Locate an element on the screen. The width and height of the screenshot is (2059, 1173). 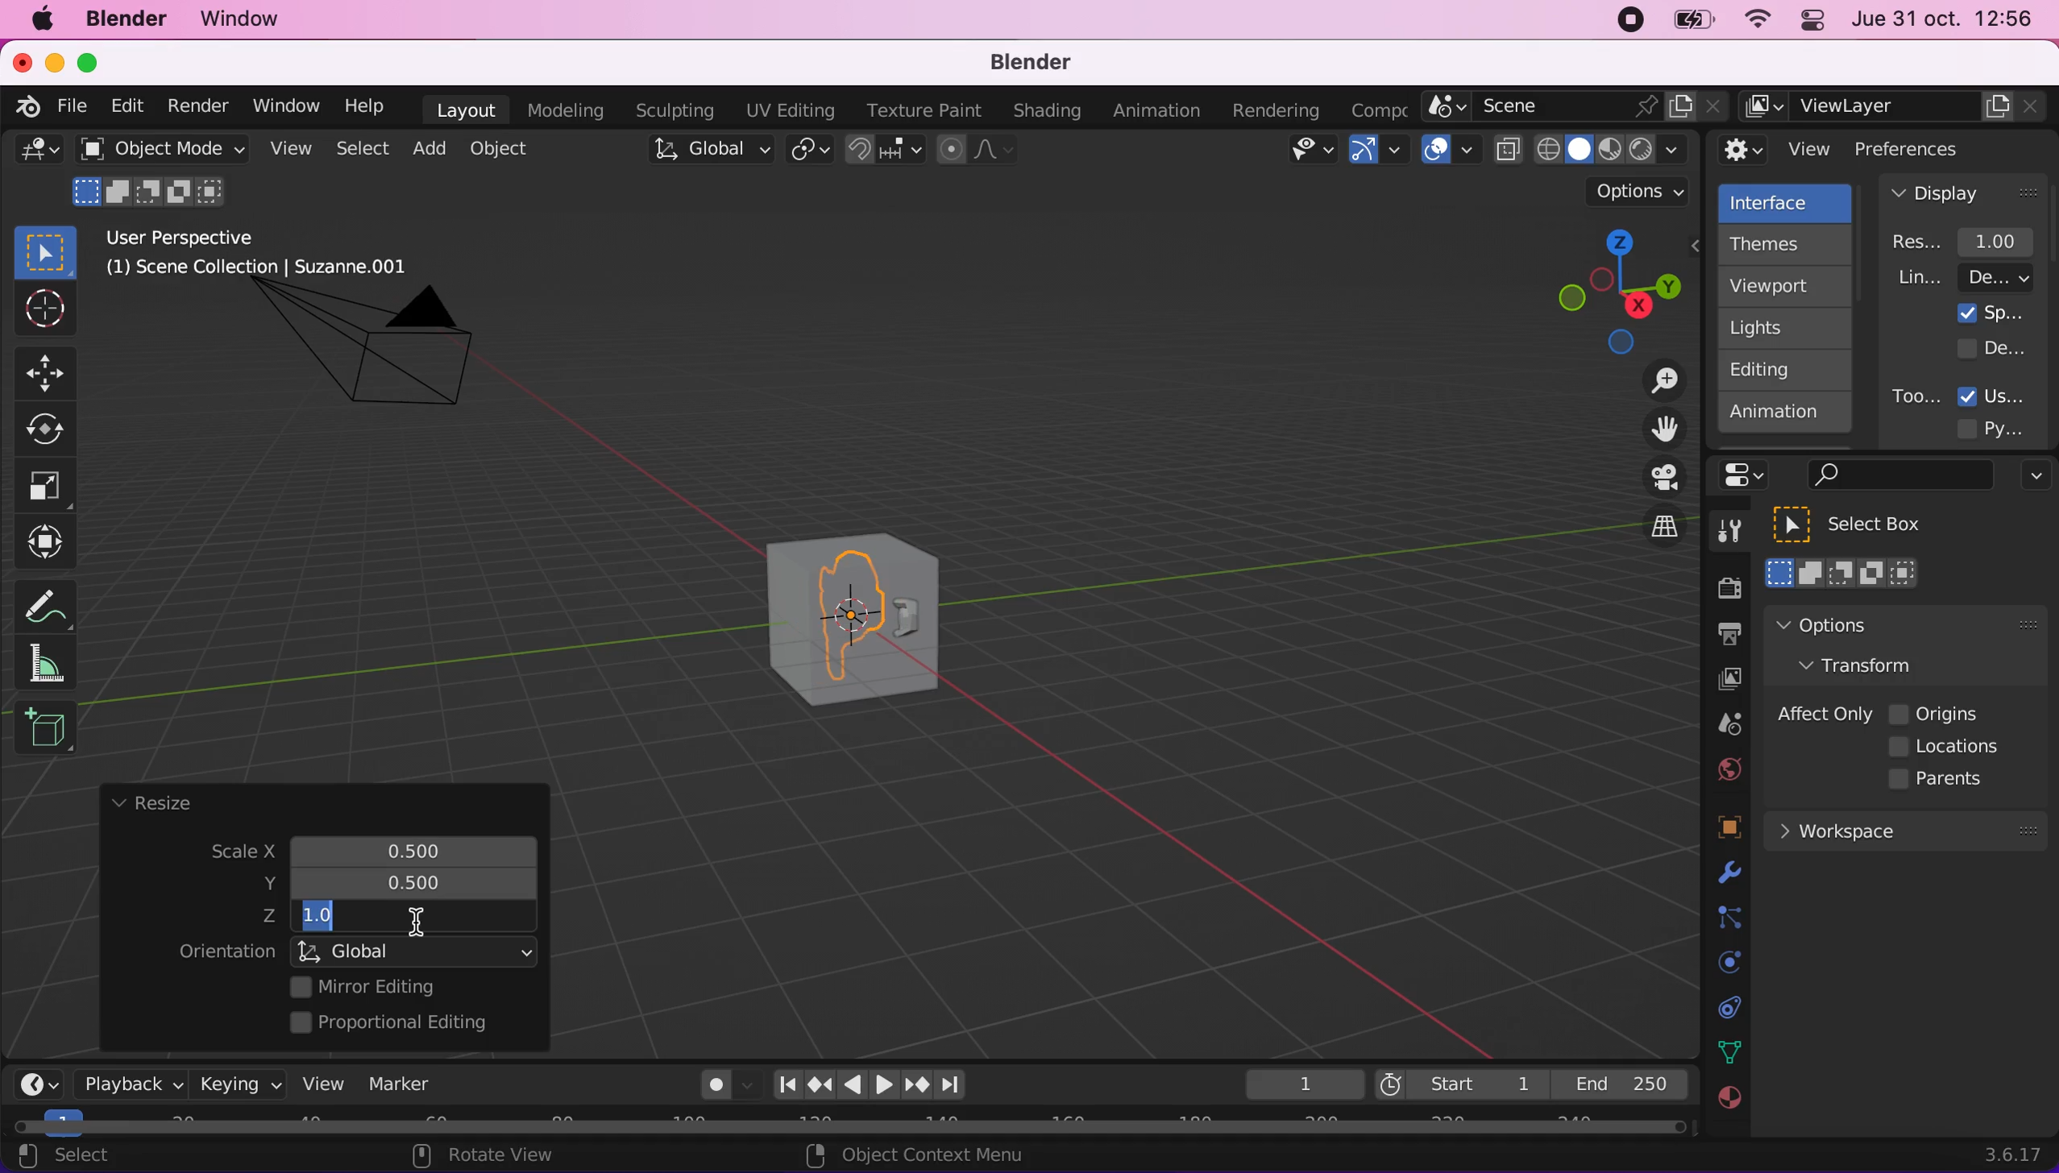
window is located at coordinates (247, 19).